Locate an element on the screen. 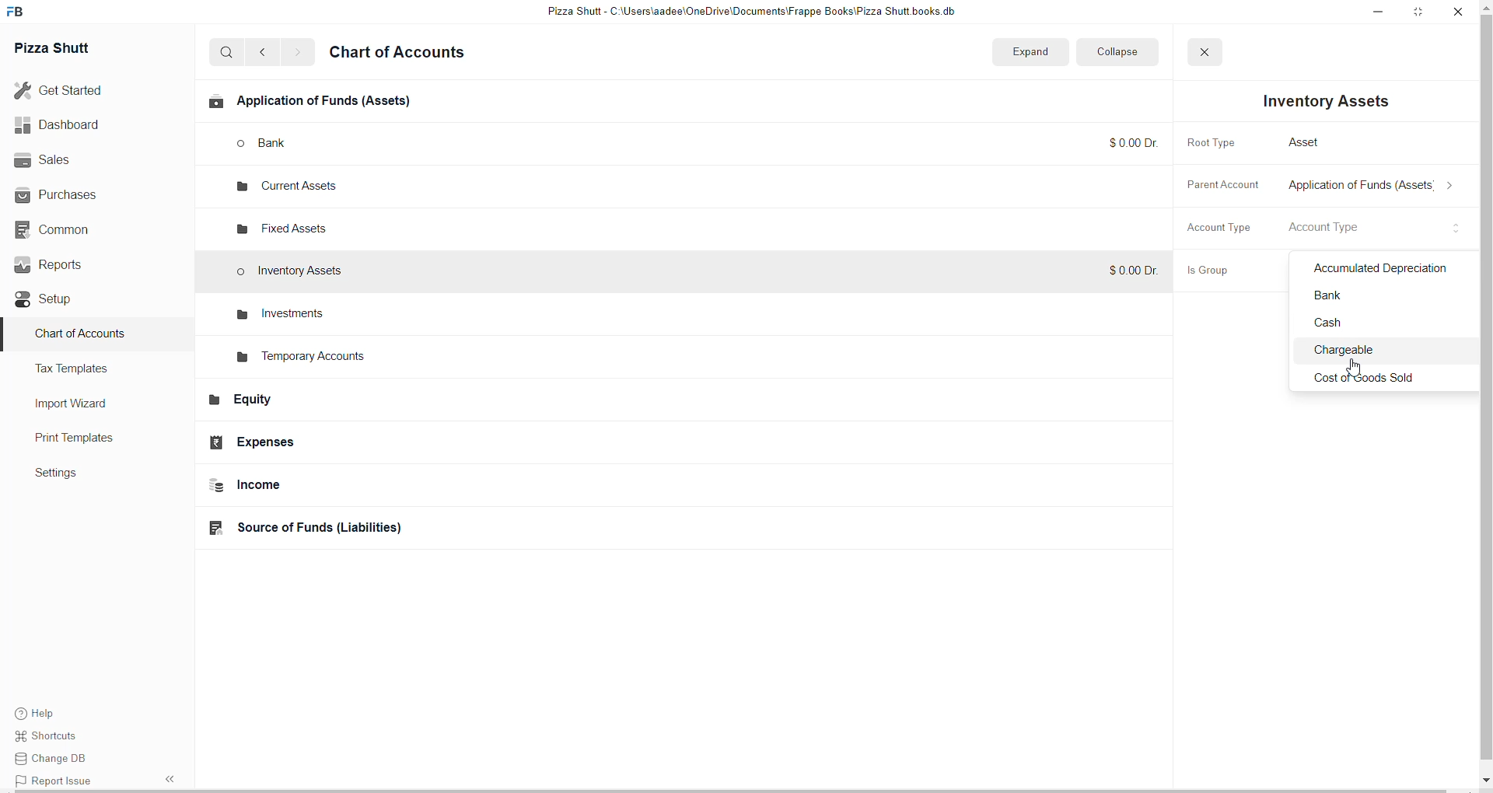 The width and height of the screenshot is (1493, 793). Expenses  is located at coordinates (311, 442).